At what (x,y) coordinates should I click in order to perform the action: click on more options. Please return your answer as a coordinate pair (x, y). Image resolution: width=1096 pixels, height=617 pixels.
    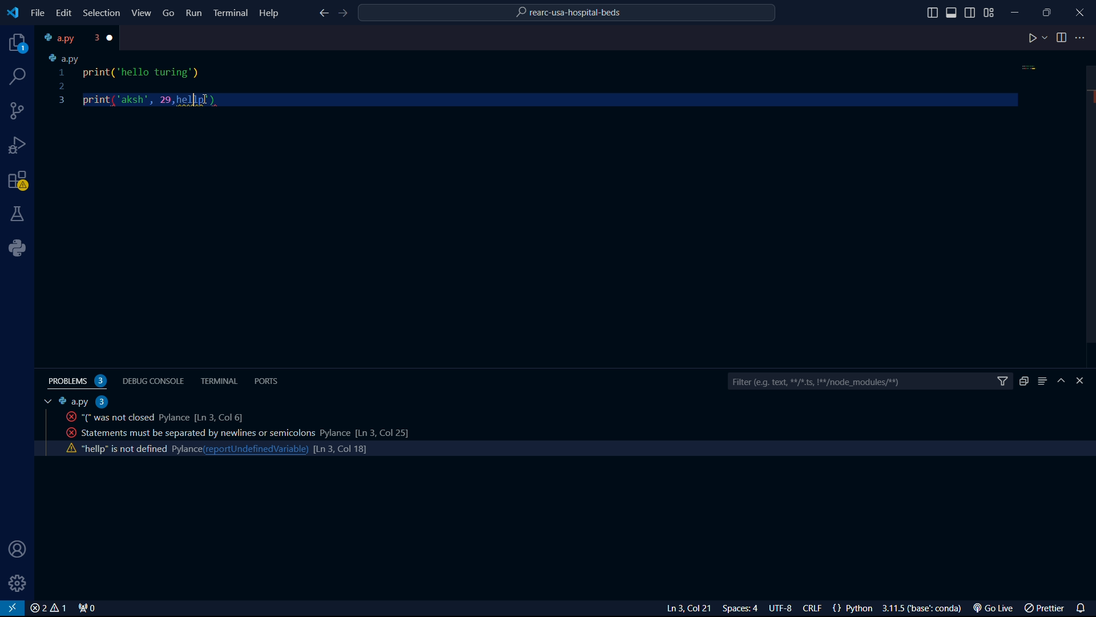
    Looking at the image, I should click on (1082, 38).